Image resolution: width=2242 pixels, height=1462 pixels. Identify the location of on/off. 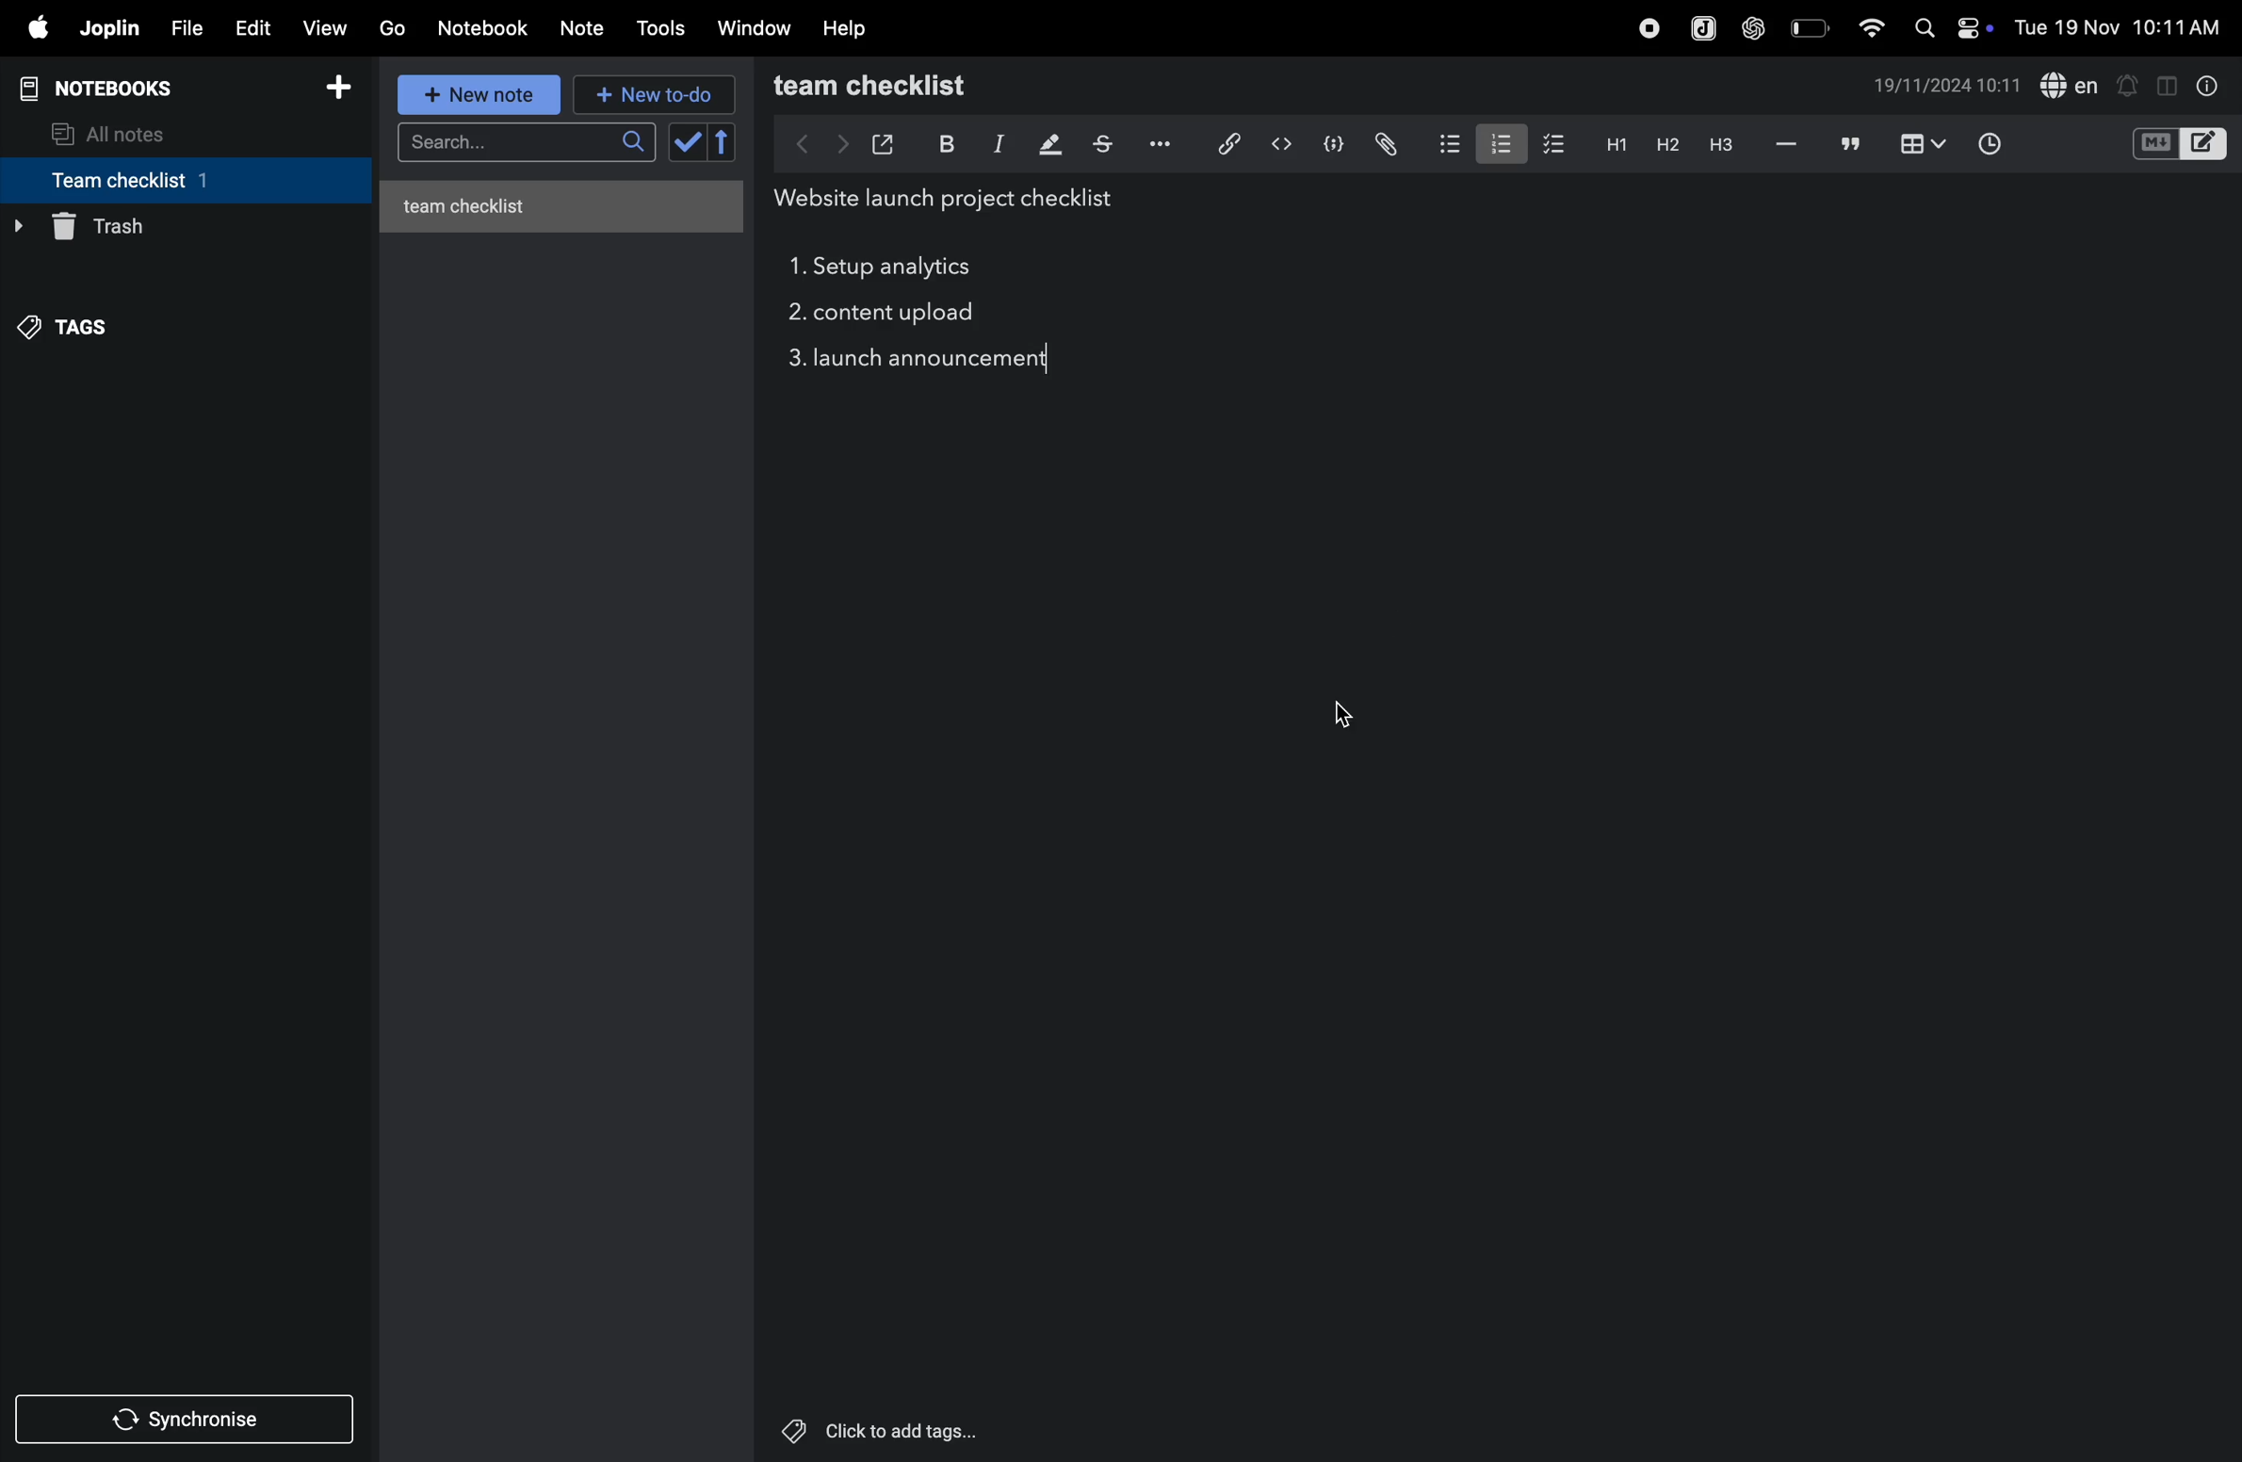
(1978, 27).